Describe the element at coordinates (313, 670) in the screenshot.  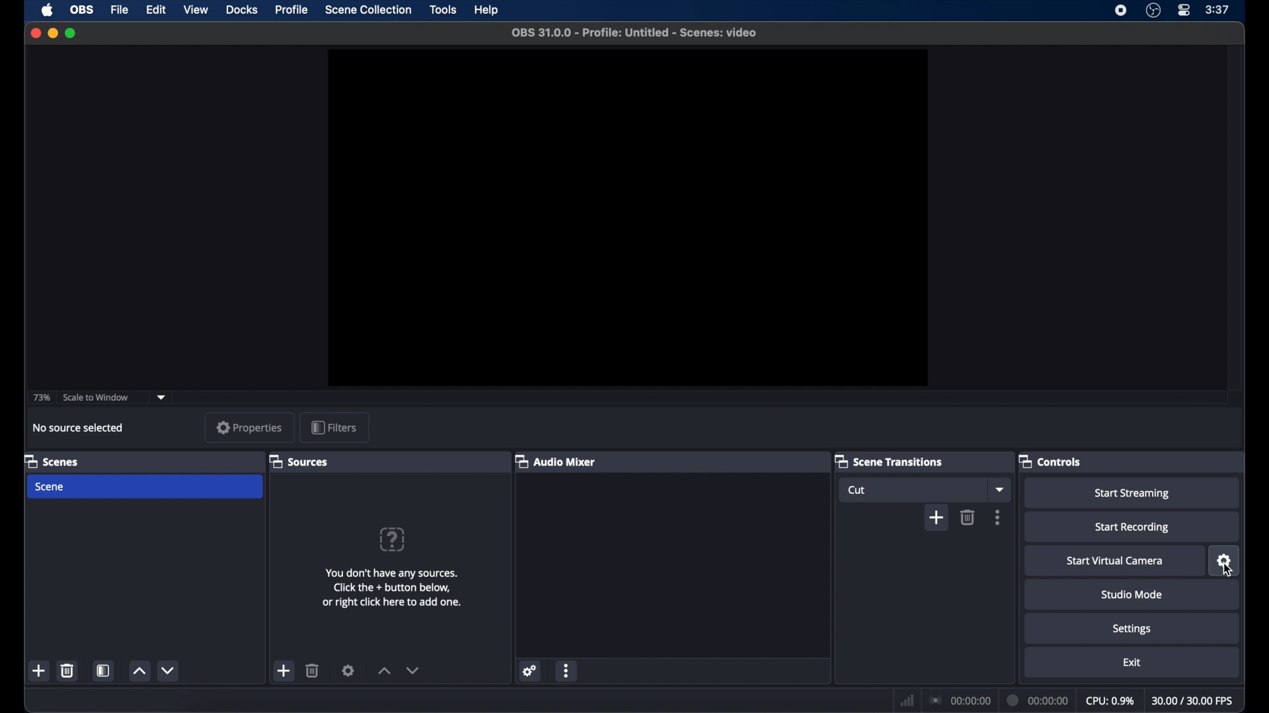
I see `delete` at that location.